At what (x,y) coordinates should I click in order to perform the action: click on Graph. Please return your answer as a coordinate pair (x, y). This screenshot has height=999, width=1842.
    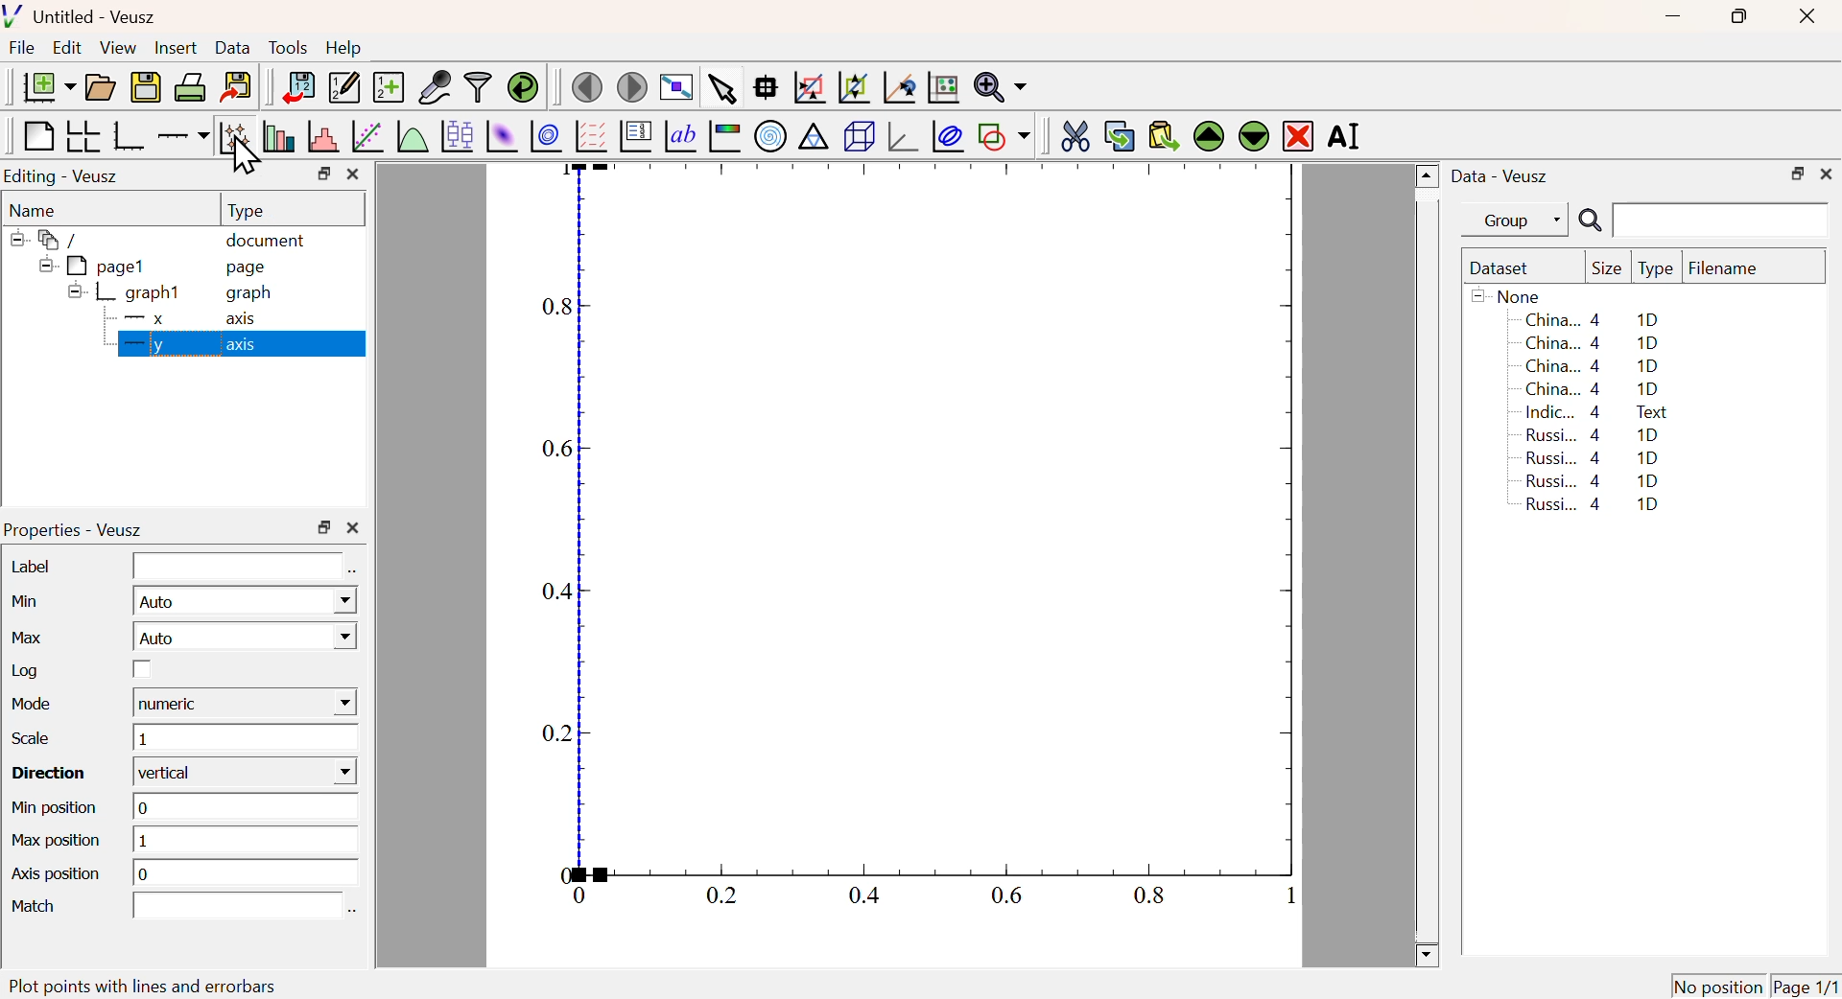
    Looking at the image, I should click on (907, 543).